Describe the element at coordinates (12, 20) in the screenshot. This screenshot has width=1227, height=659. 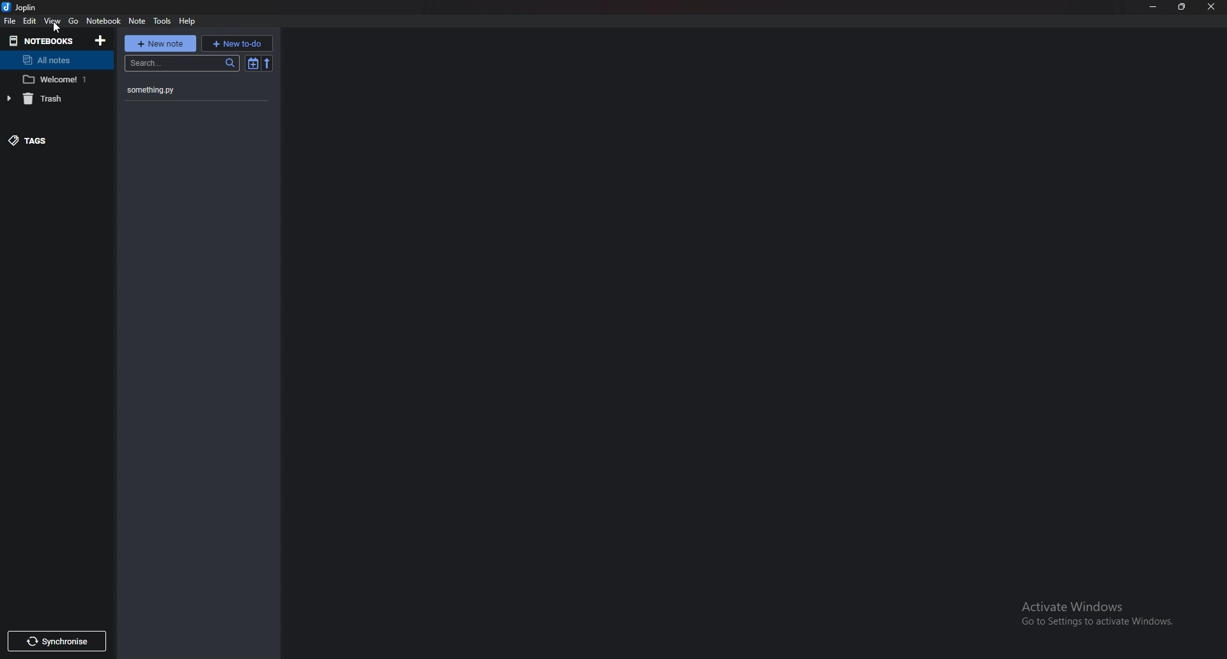
I see `File` at that location.